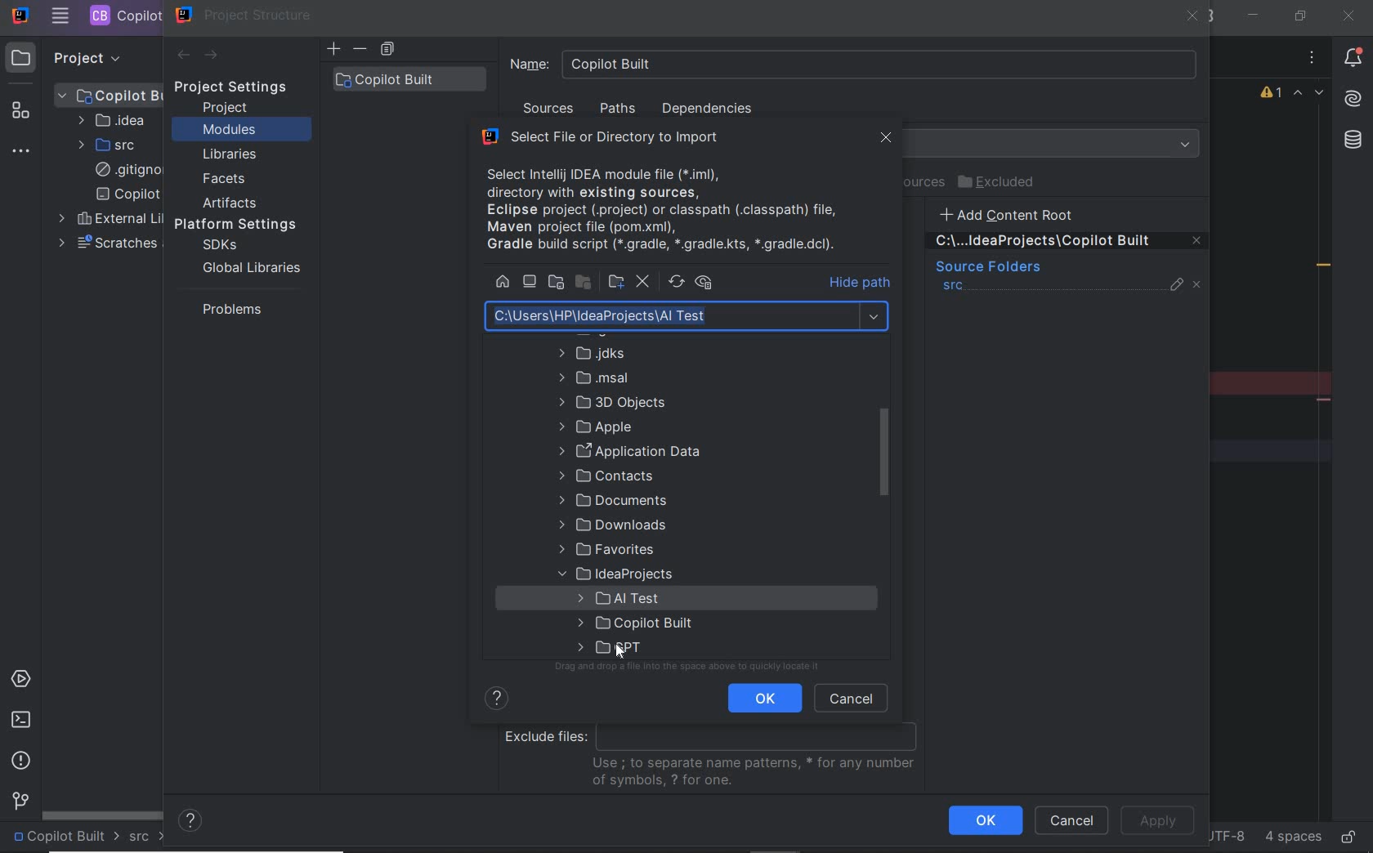 Image resolution: width=1373 pixels, height=853 pixels. Describe the element at coordinates (1193, 18) in the screenshot. I see `close` at that location.